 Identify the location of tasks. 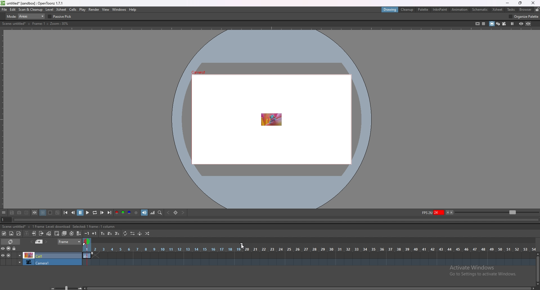
(511, 9).